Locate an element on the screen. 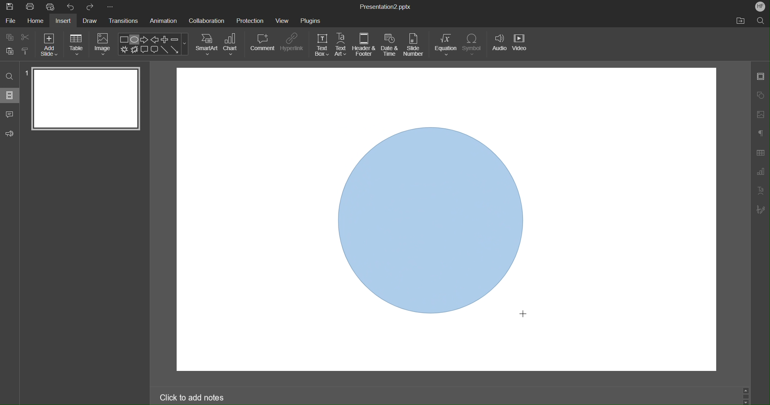 The image size is (770, 405). Copy Style is located at coordinates (26, 50).